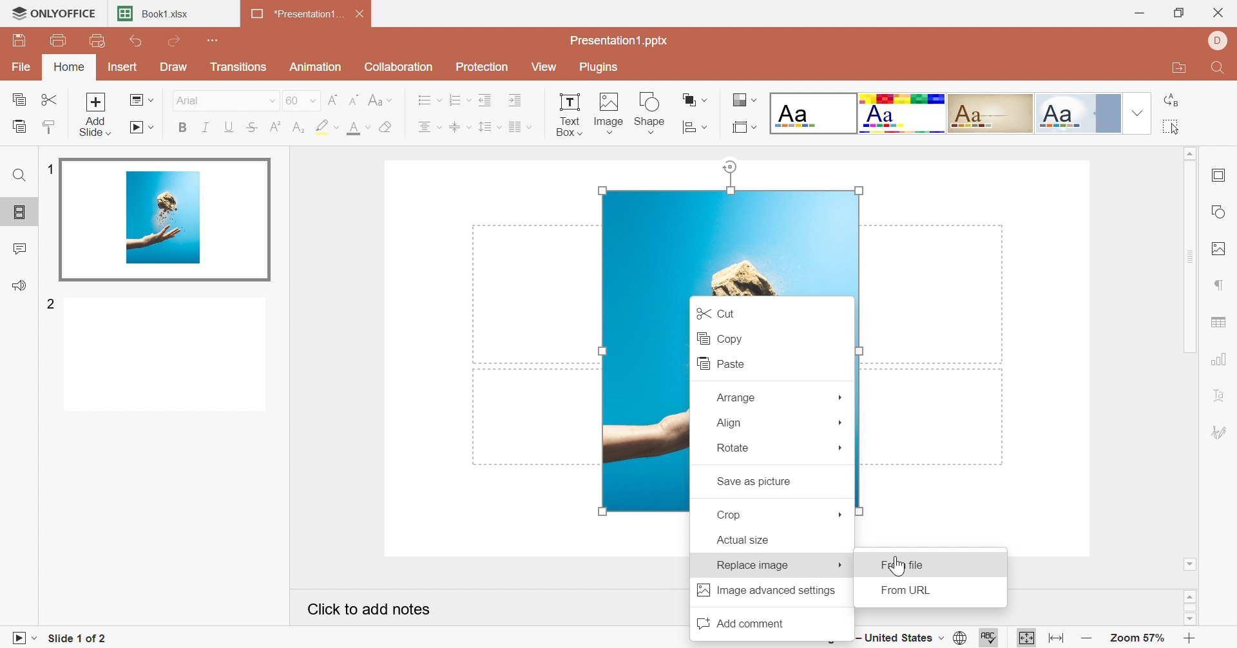 Image resolution: width=1237 pixels, height=648 pixels. Describe the element at coordinates (842, 421) in the screenshot. I see `Drop Down` at that location.